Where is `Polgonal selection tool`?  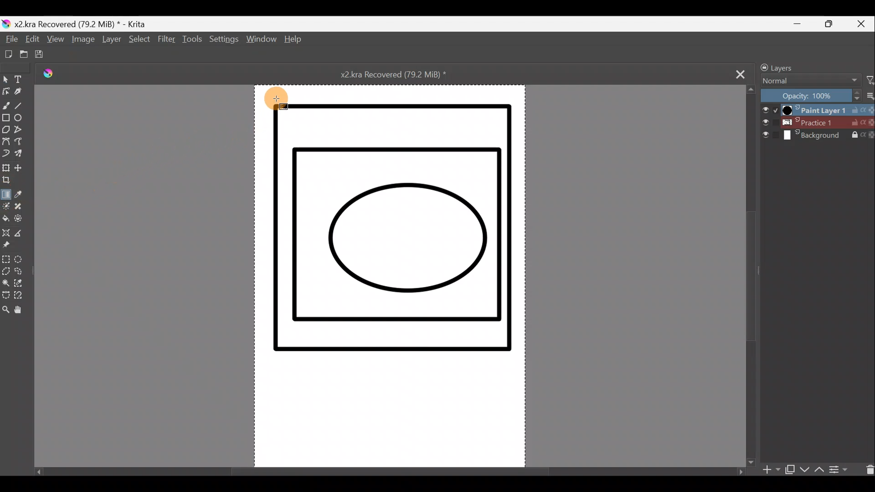
Polgonal selection tool is located at coordinates (5, 272).